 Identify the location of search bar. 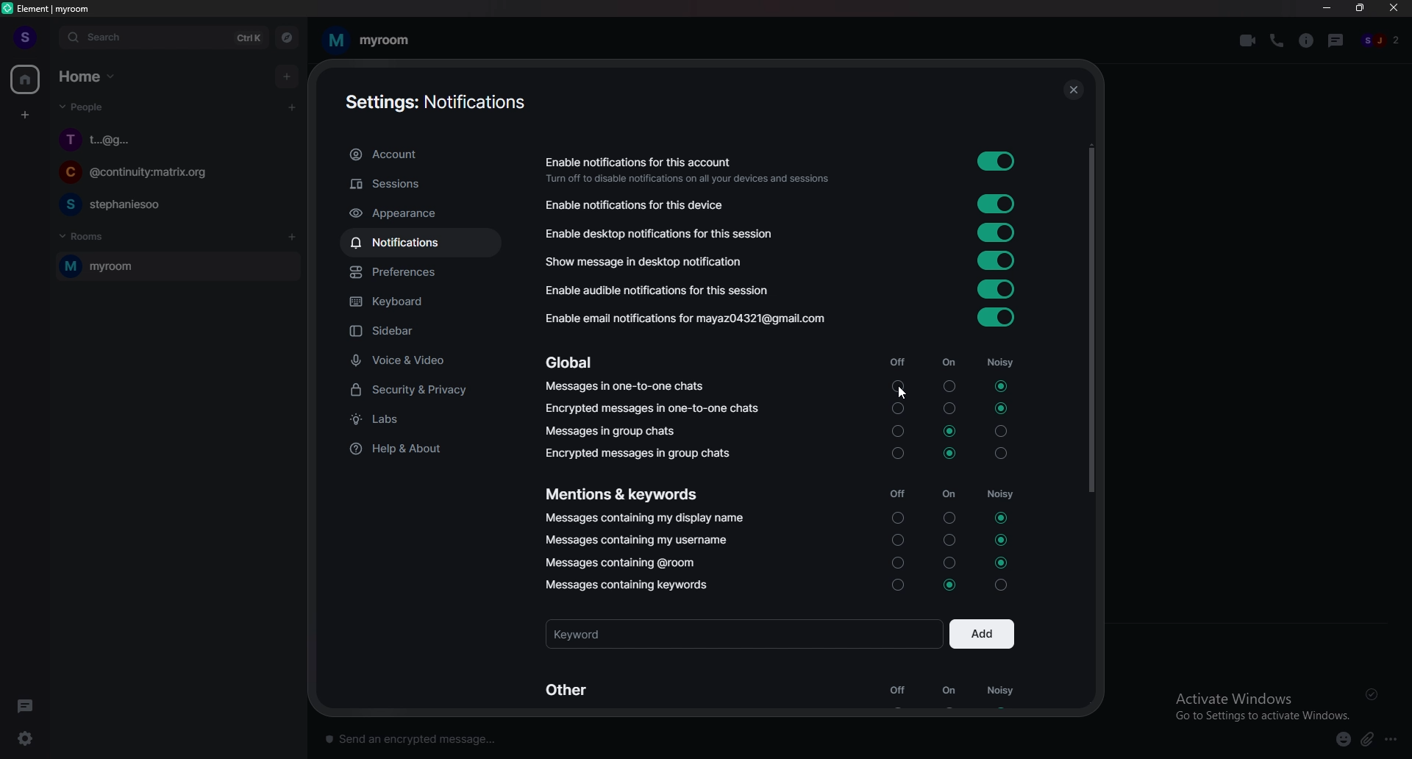
(165, 36).